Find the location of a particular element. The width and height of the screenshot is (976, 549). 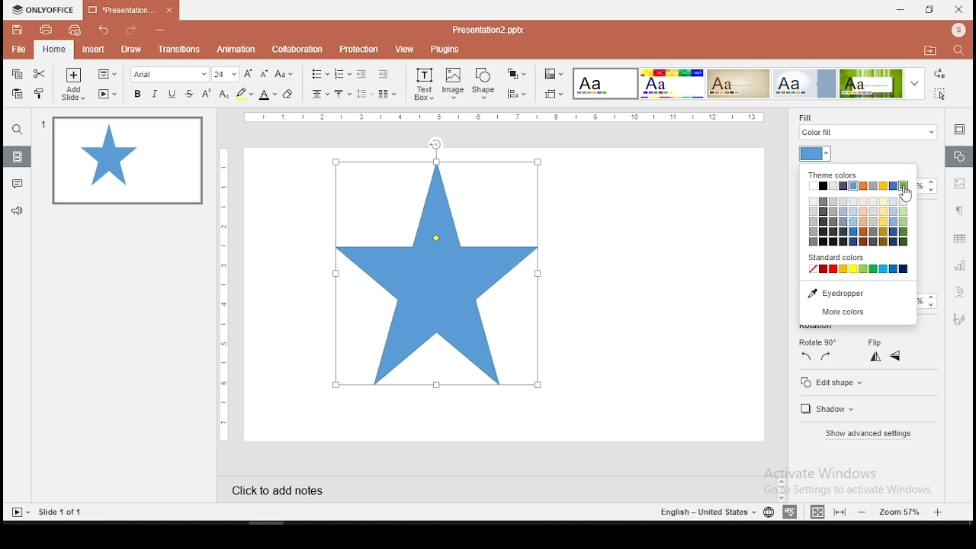

edit shape is located at coordinates (831, 382).